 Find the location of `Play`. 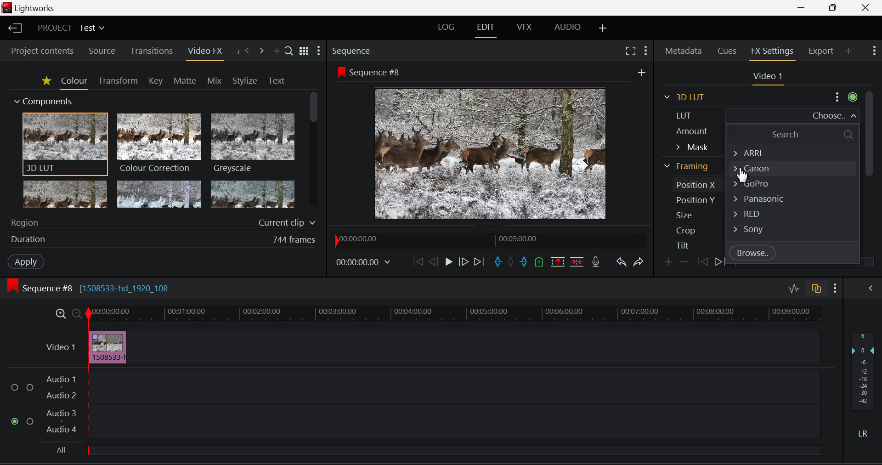

Play is located at coordinates (447, 262).